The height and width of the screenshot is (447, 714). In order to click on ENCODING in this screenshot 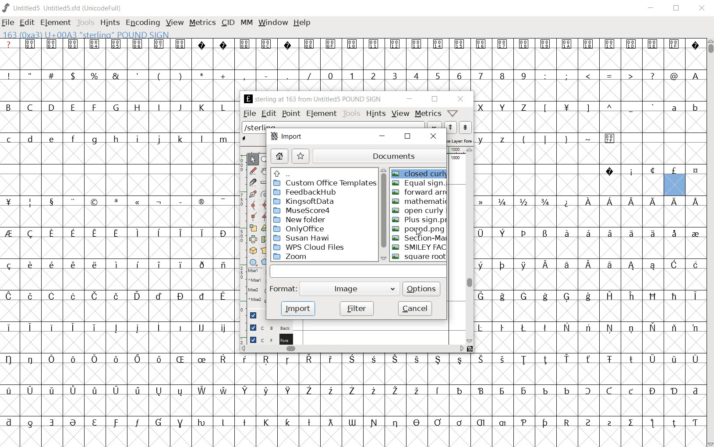, I will do `click(142, 23)`.